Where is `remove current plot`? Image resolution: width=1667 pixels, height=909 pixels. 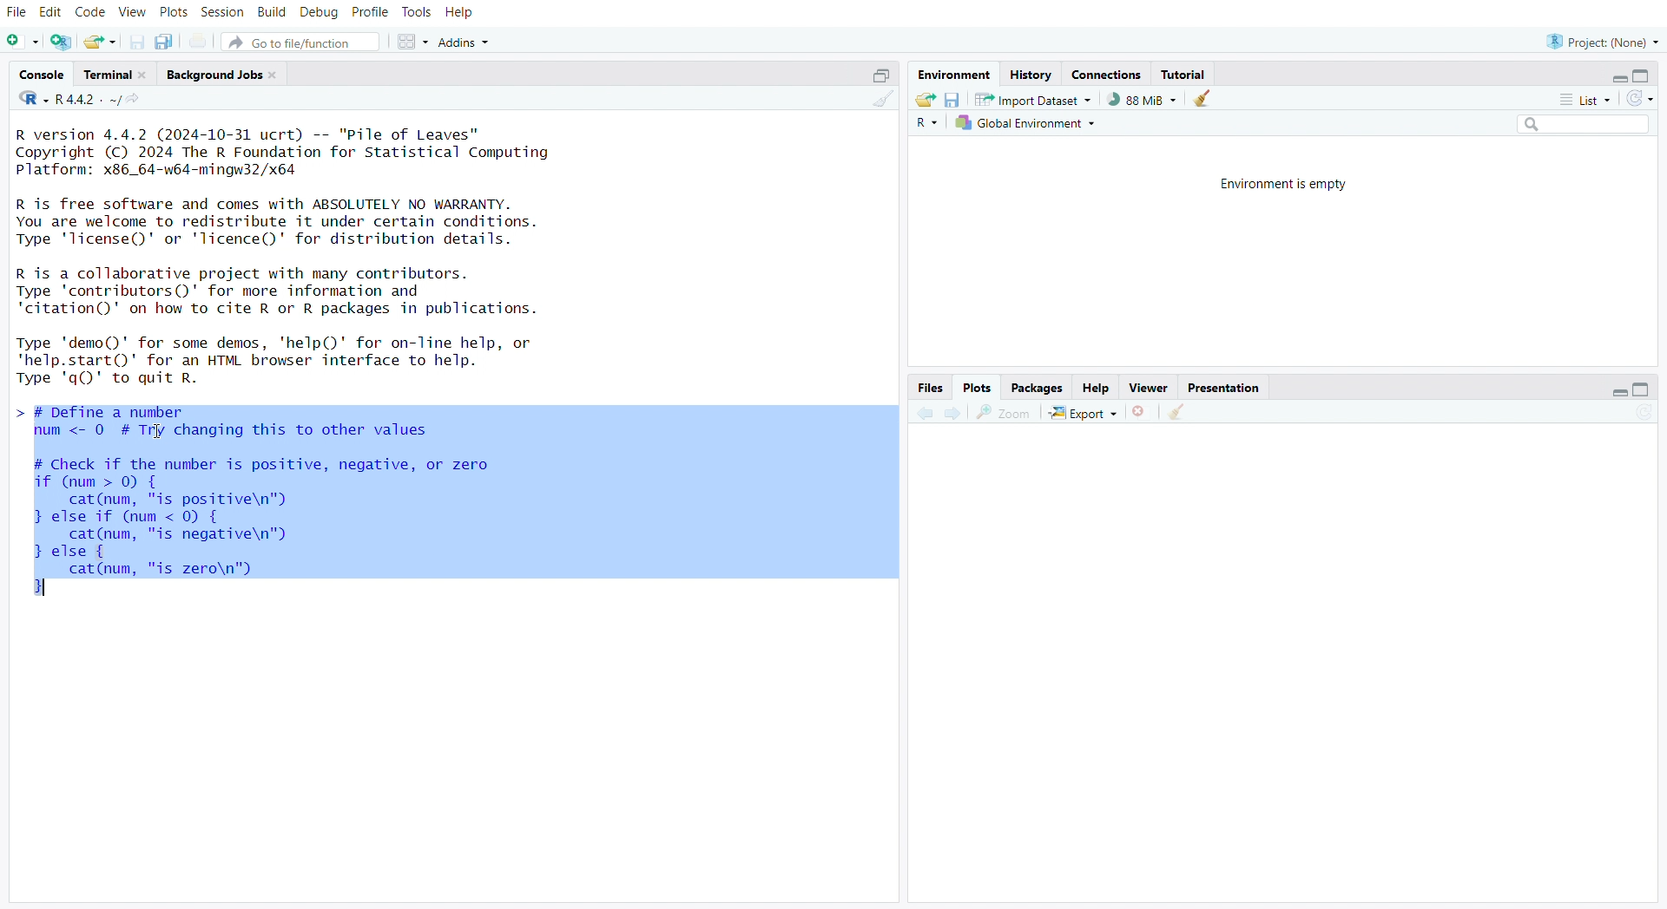
remove current plot is located at coordinates (1140, 413).